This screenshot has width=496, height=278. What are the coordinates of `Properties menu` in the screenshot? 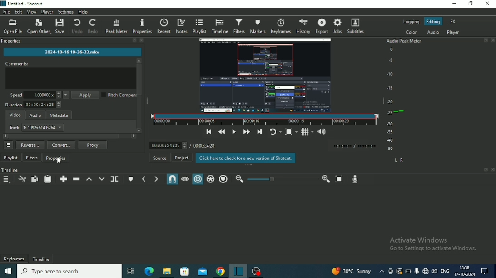 It's located at (7, 145).